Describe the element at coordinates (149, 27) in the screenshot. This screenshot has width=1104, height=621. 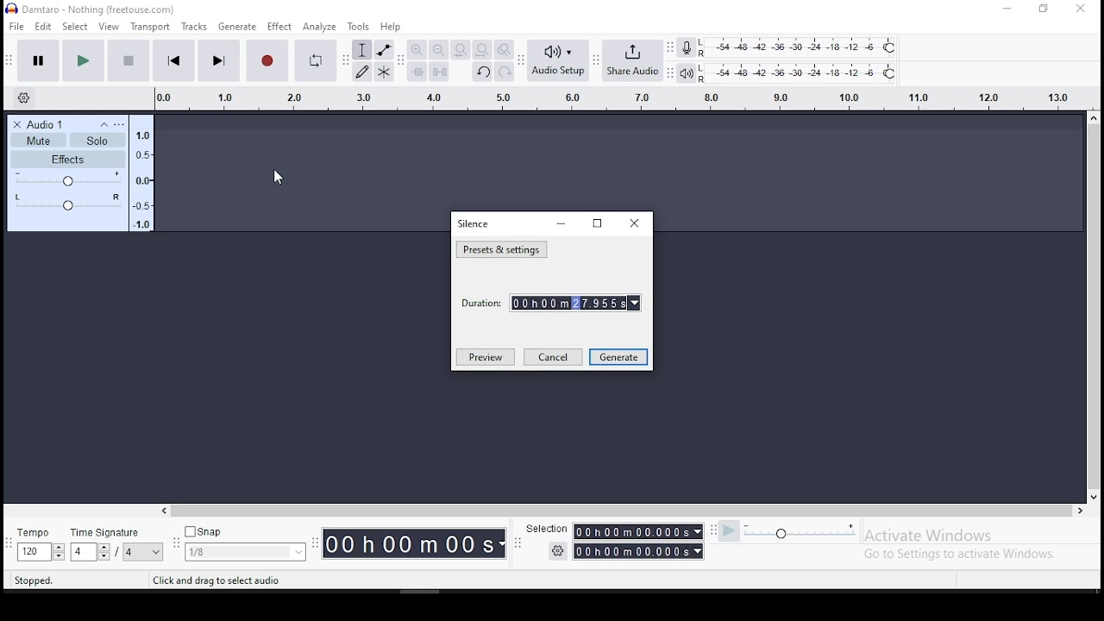
I see `transport` at that location.